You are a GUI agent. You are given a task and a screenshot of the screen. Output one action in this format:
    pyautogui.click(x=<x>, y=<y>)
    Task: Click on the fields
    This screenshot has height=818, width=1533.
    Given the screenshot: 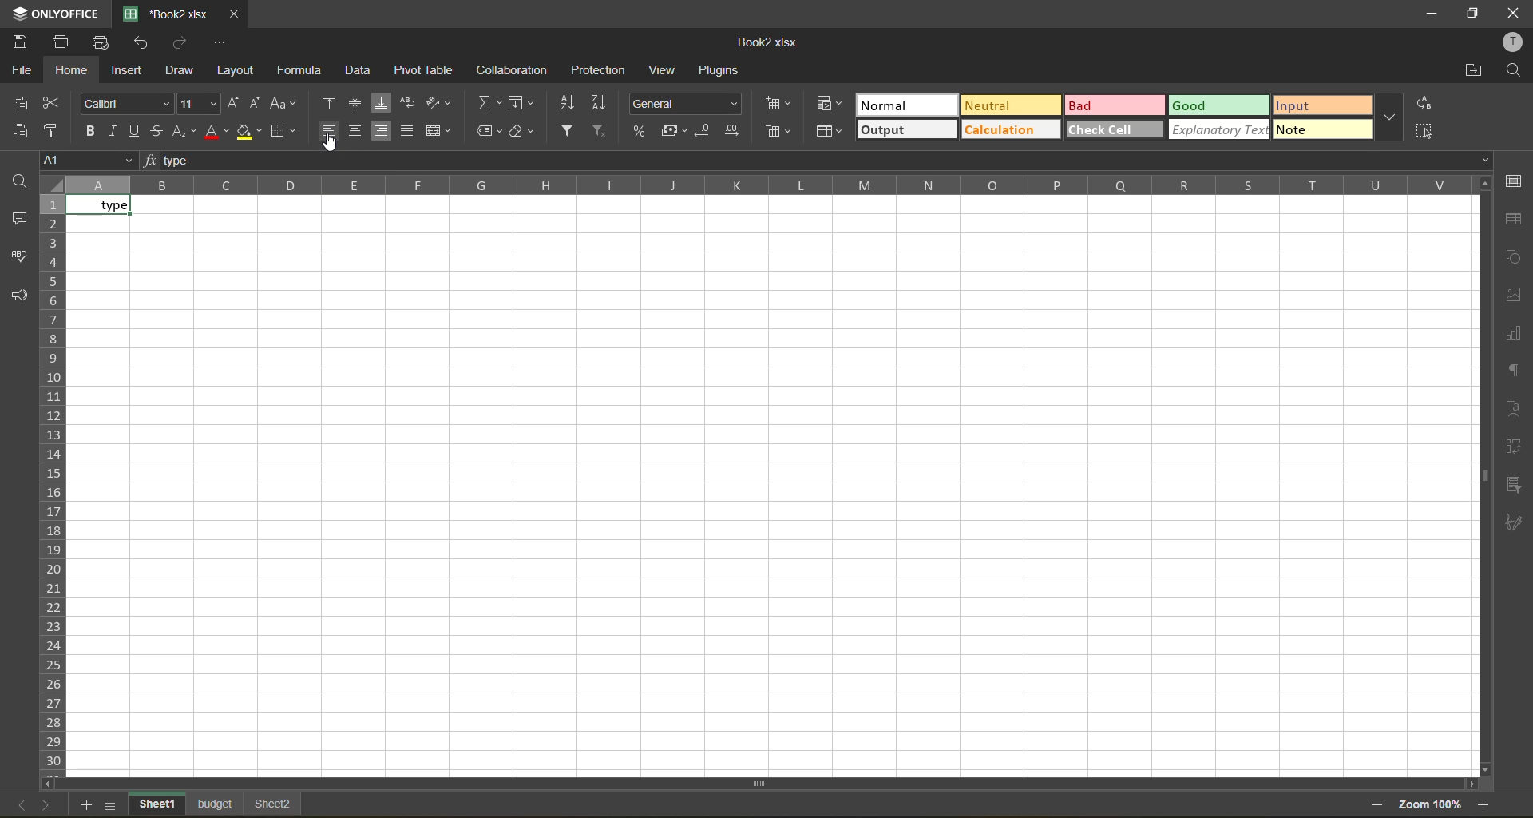 What is the action you would take?
    pyautogui.click(x=521, y=105)
    